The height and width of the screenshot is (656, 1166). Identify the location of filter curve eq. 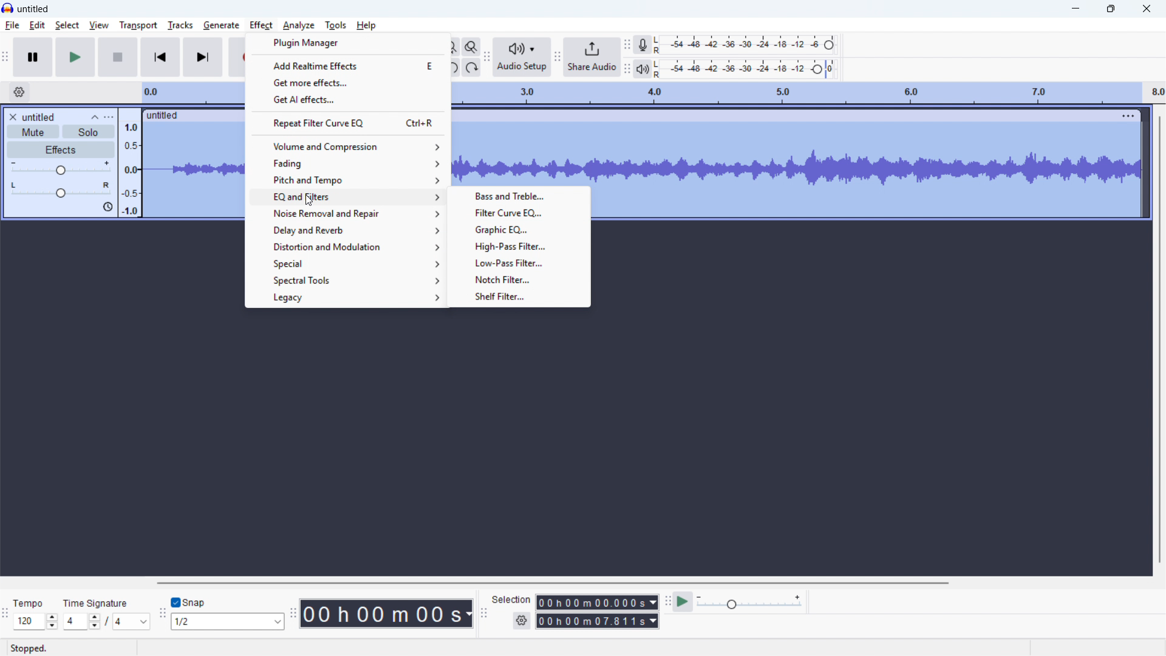
(517, 212).